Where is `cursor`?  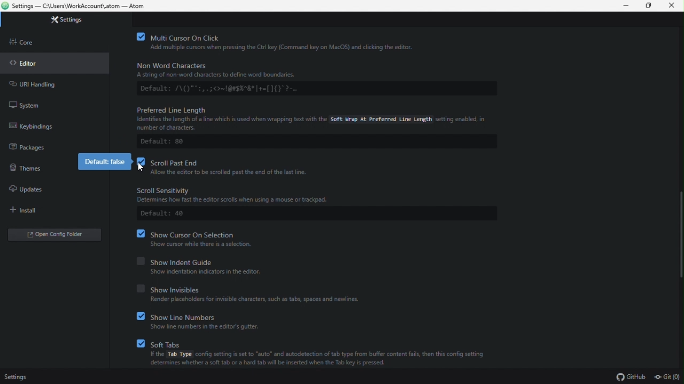
cursor is located at coordinates (138, 167).